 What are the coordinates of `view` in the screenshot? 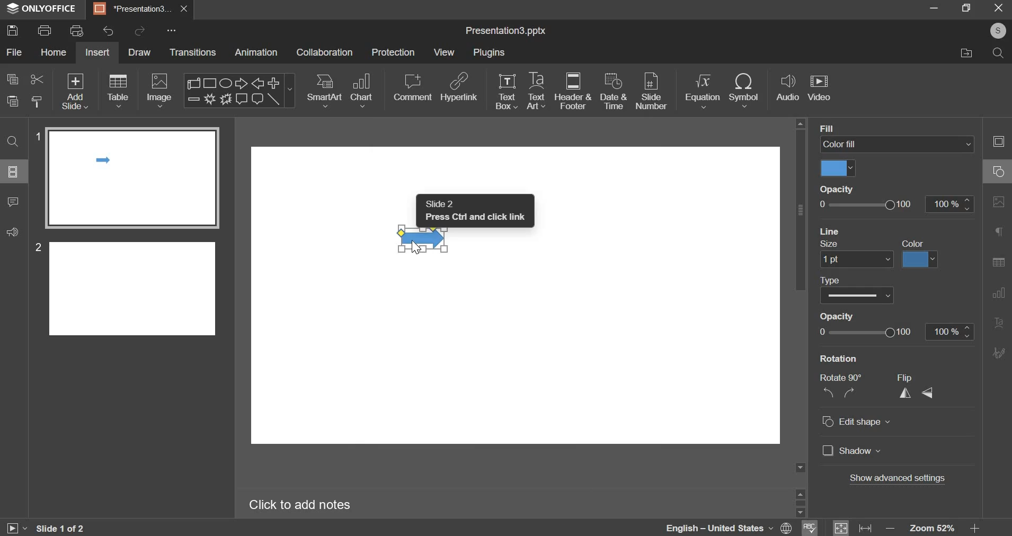 It's located at (443, 53).